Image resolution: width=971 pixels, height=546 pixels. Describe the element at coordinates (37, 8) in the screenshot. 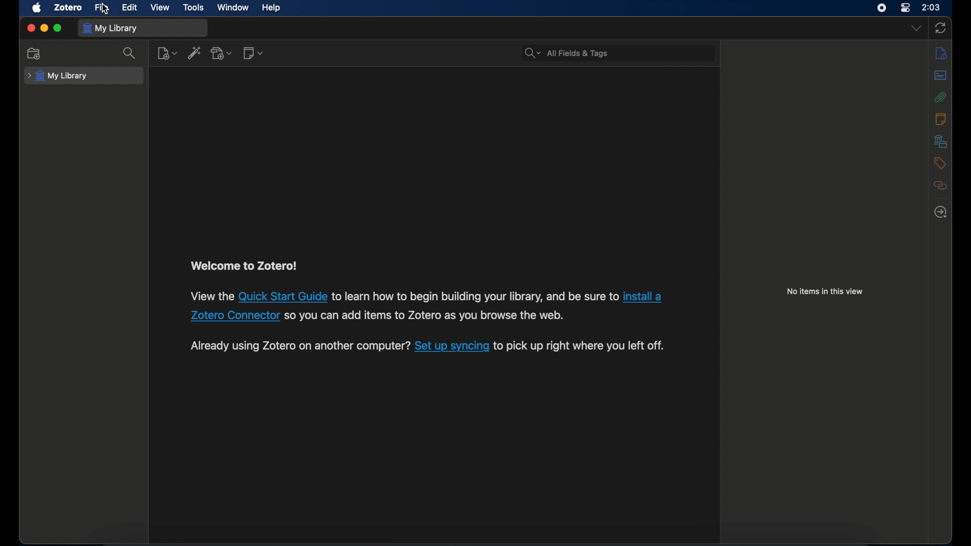

I see `apple` at that location.